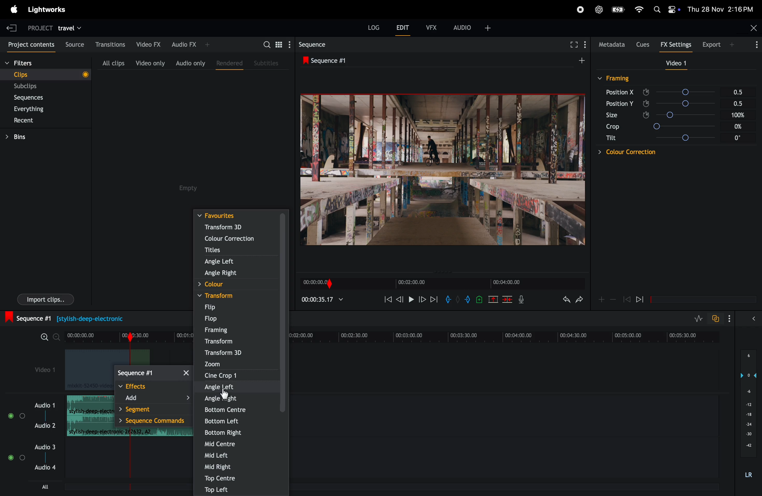 This screenshot has width=762, height=496. I want to click on seqment, so click(152, 410).